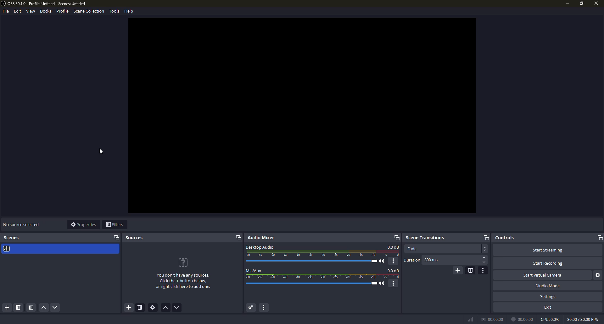 The image size is (604, 324). I want to click on 300 ms, so click(432, 260).